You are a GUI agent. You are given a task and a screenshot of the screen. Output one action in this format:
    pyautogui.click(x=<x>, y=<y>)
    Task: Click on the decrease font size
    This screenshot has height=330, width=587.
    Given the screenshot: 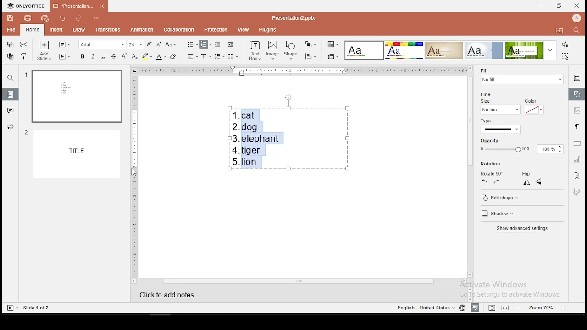 What is the action you would take?
    pyautogui.click(x=160, y=44)
    